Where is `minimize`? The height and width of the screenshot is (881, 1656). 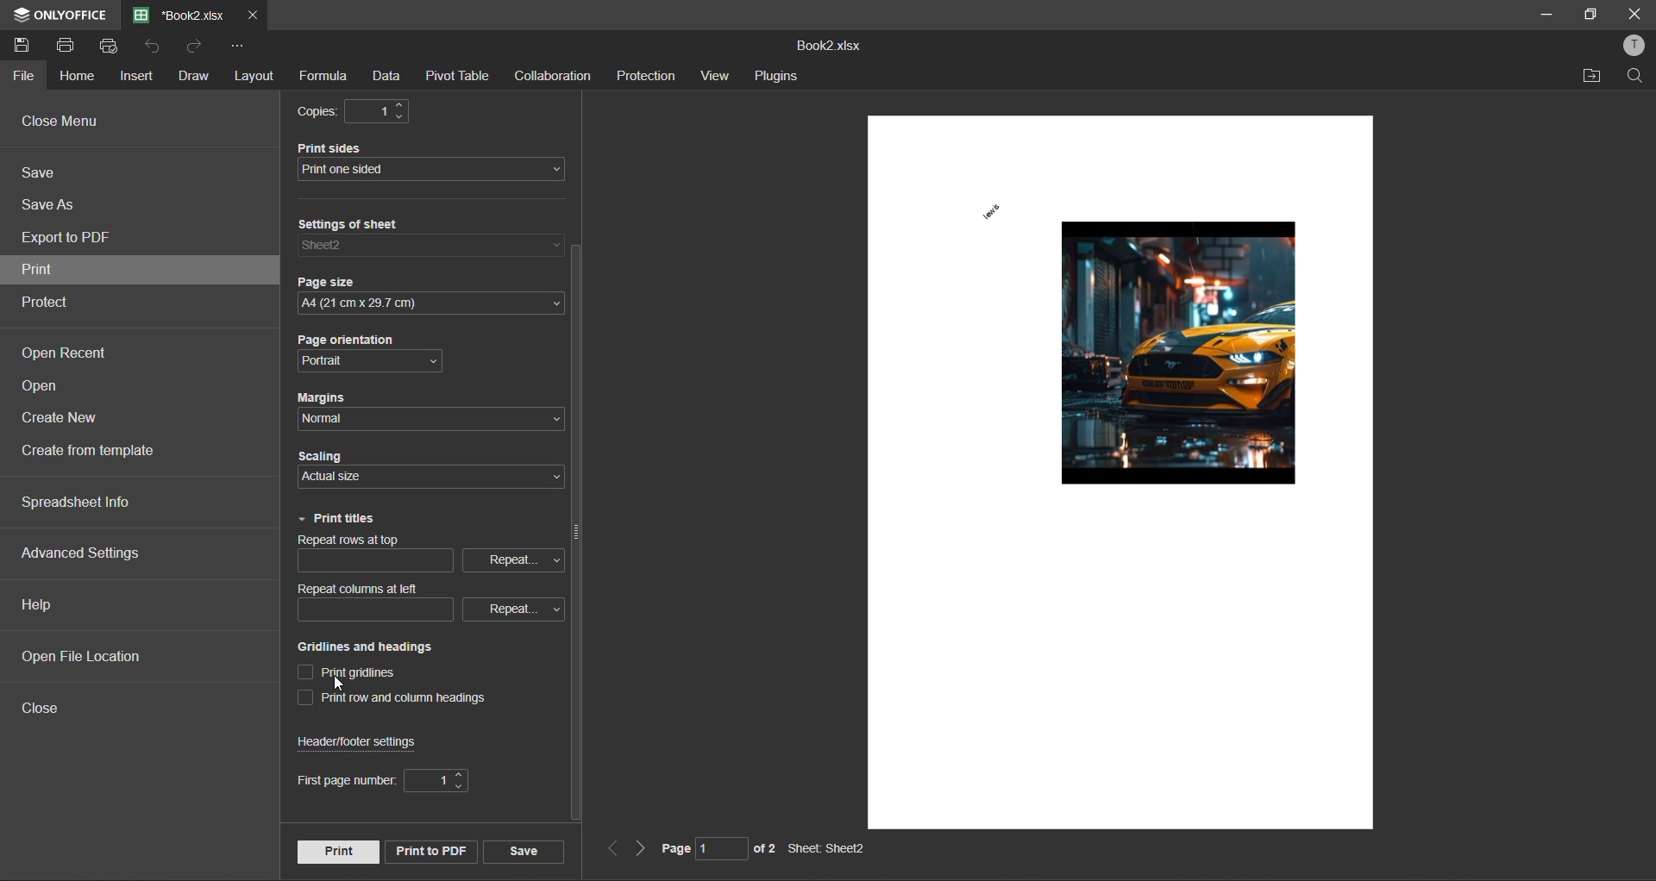
minimize is located at coordinates (1546, 16).